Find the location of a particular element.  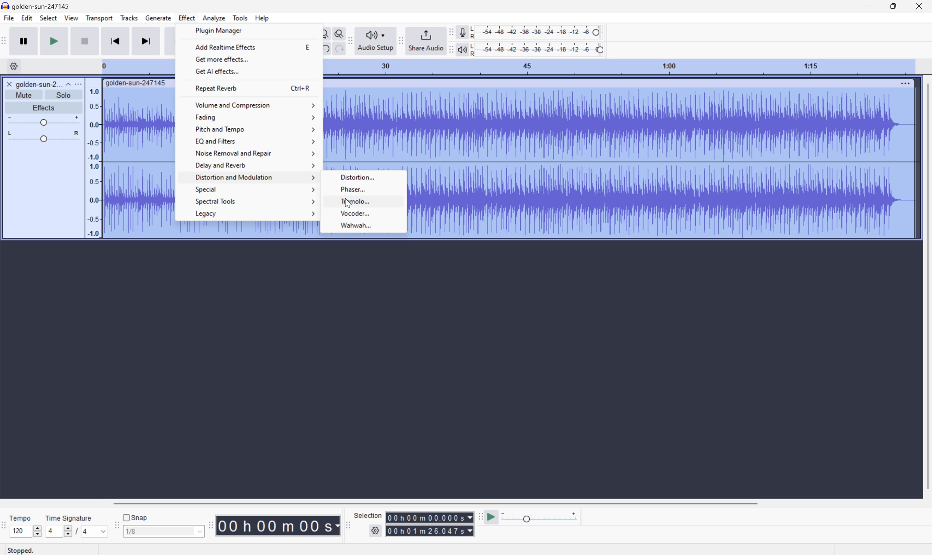

Audacity Time toolbar is located at coordinates (209, 525).